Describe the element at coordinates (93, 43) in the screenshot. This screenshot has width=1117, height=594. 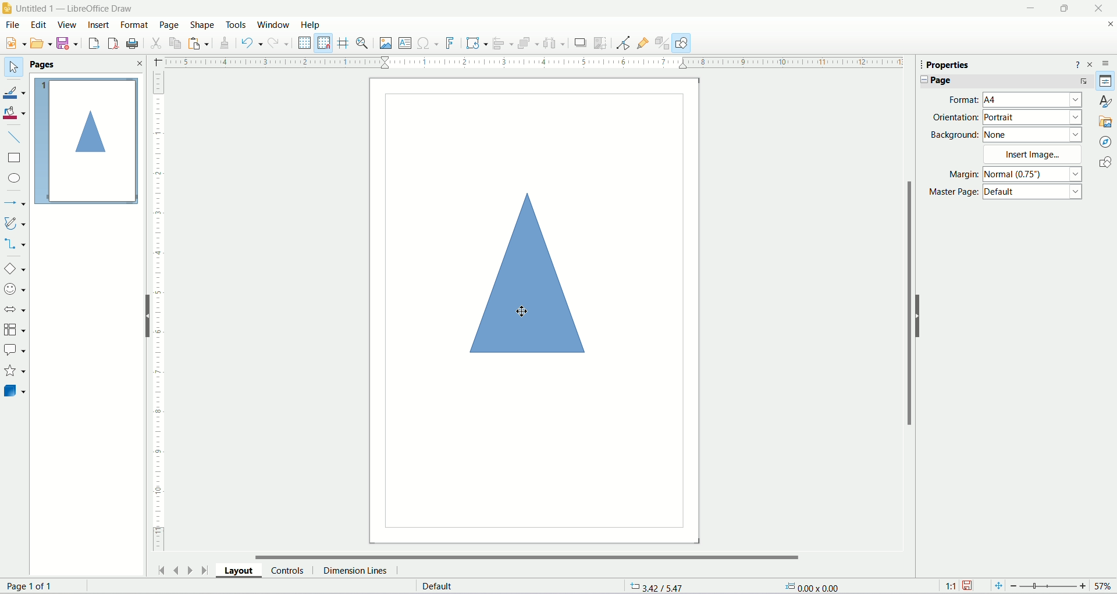
I see `export` at that location.